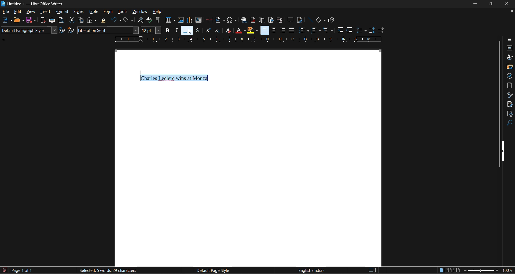 The height and width of the screenshot is (274, 515). What do you see at coordinates (61, 20) in the screenshot?
I see `toggle print preview` at bounding box center [61, 20].